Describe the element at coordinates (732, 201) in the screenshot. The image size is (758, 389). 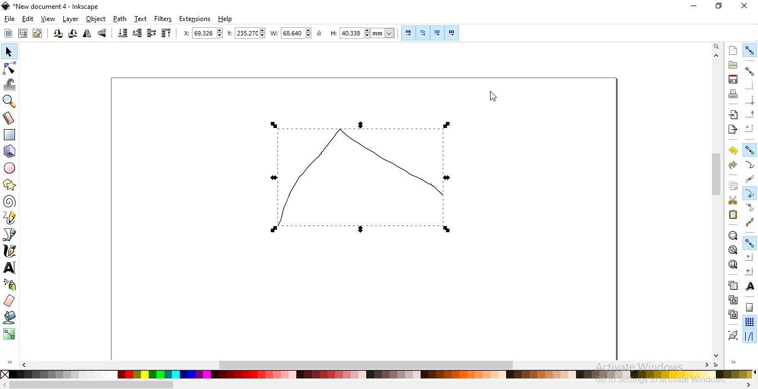
I see `cut` at that location.